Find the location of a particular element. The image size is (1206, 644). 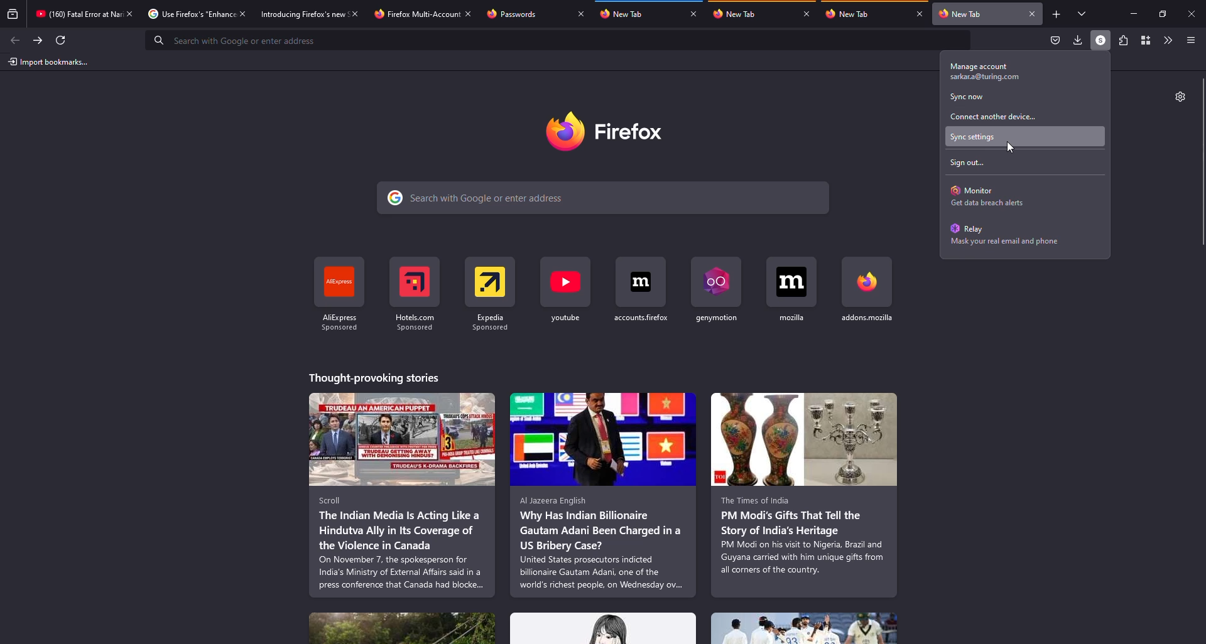

settings is located at coordinates (1178, 95).